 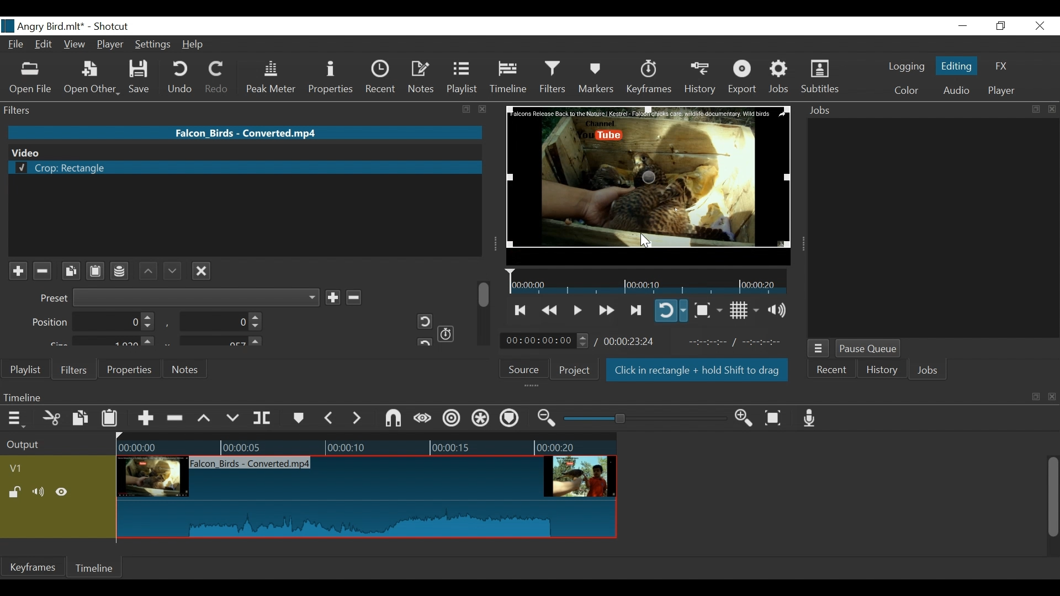 What do you see at coordinates (97, 270) in the screenshot?
I see `Clipboard` at bounding box center [97, 270].